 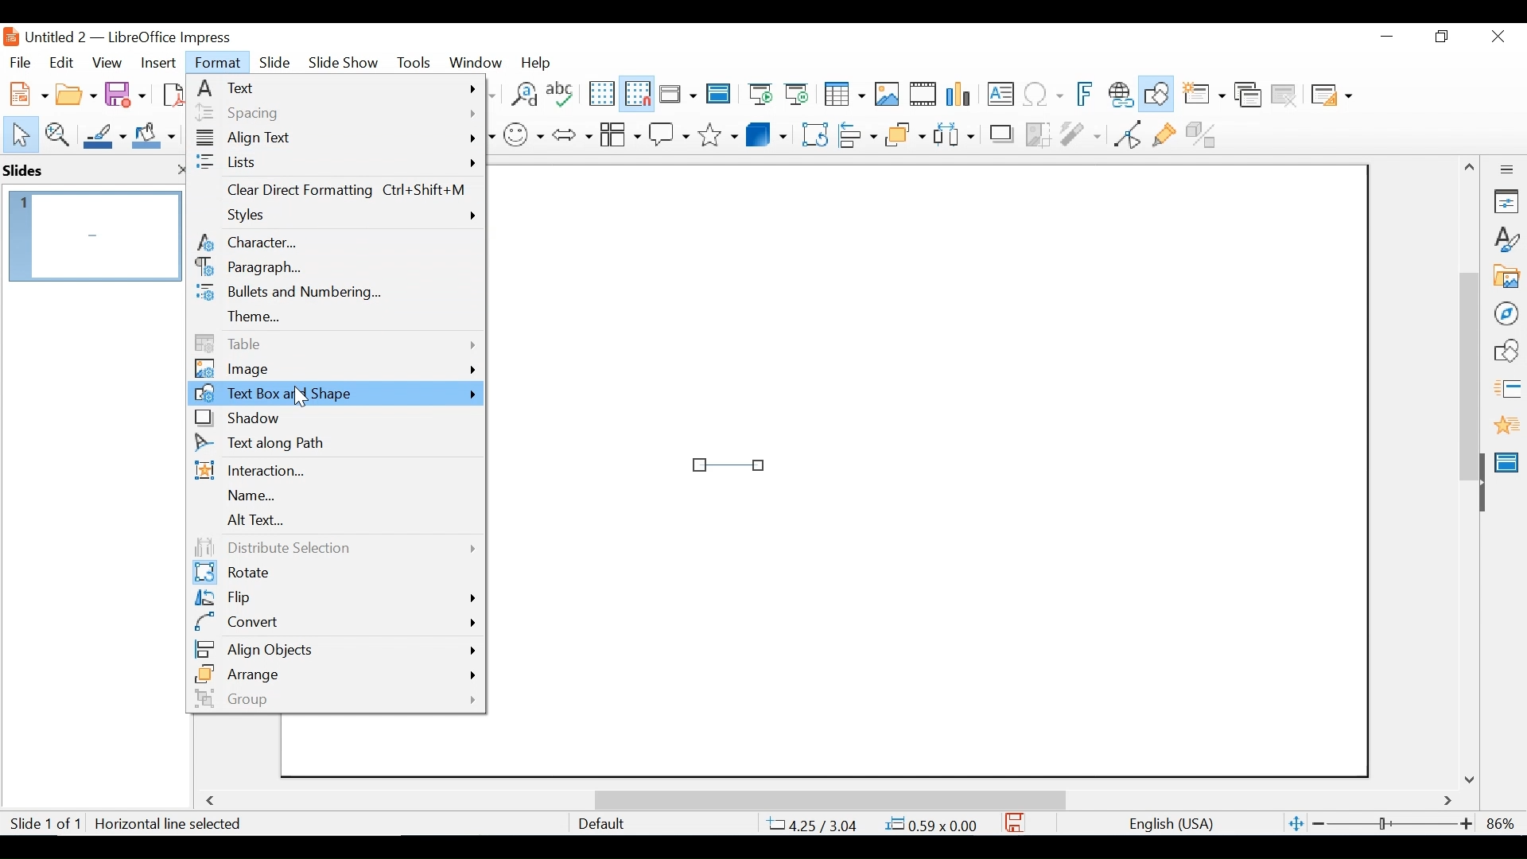 I want to click on LibreOffice Desktop Icon, so click(x=10, y=37).